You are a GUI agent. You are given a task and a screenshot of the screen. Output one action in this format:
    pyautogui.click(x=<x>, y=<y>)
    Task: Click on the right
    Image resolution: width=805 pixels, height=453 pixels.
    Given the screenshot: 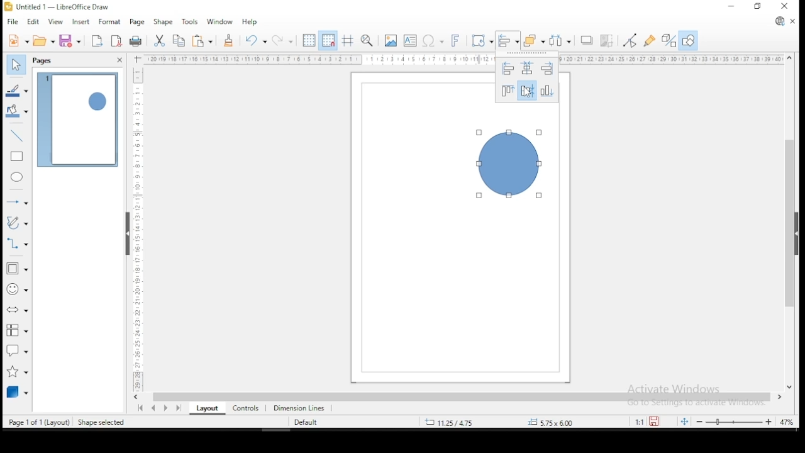 What is the action you would take?
    pyautogui.click(x=548, y=70)
    